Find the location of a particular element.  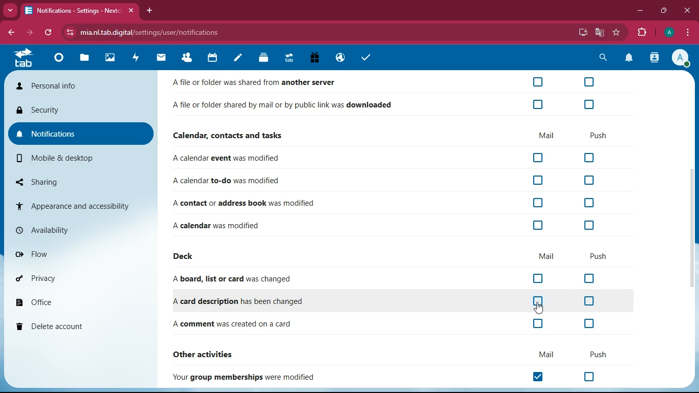

file is located at coordinates (83, 58).